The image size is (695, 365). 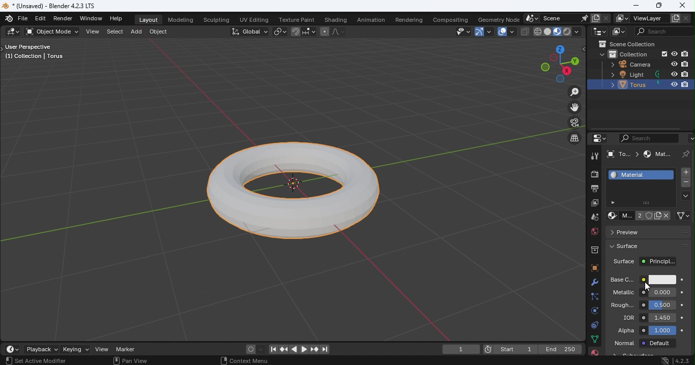 I want to click on Scene collection, so click(x=624, y=44).